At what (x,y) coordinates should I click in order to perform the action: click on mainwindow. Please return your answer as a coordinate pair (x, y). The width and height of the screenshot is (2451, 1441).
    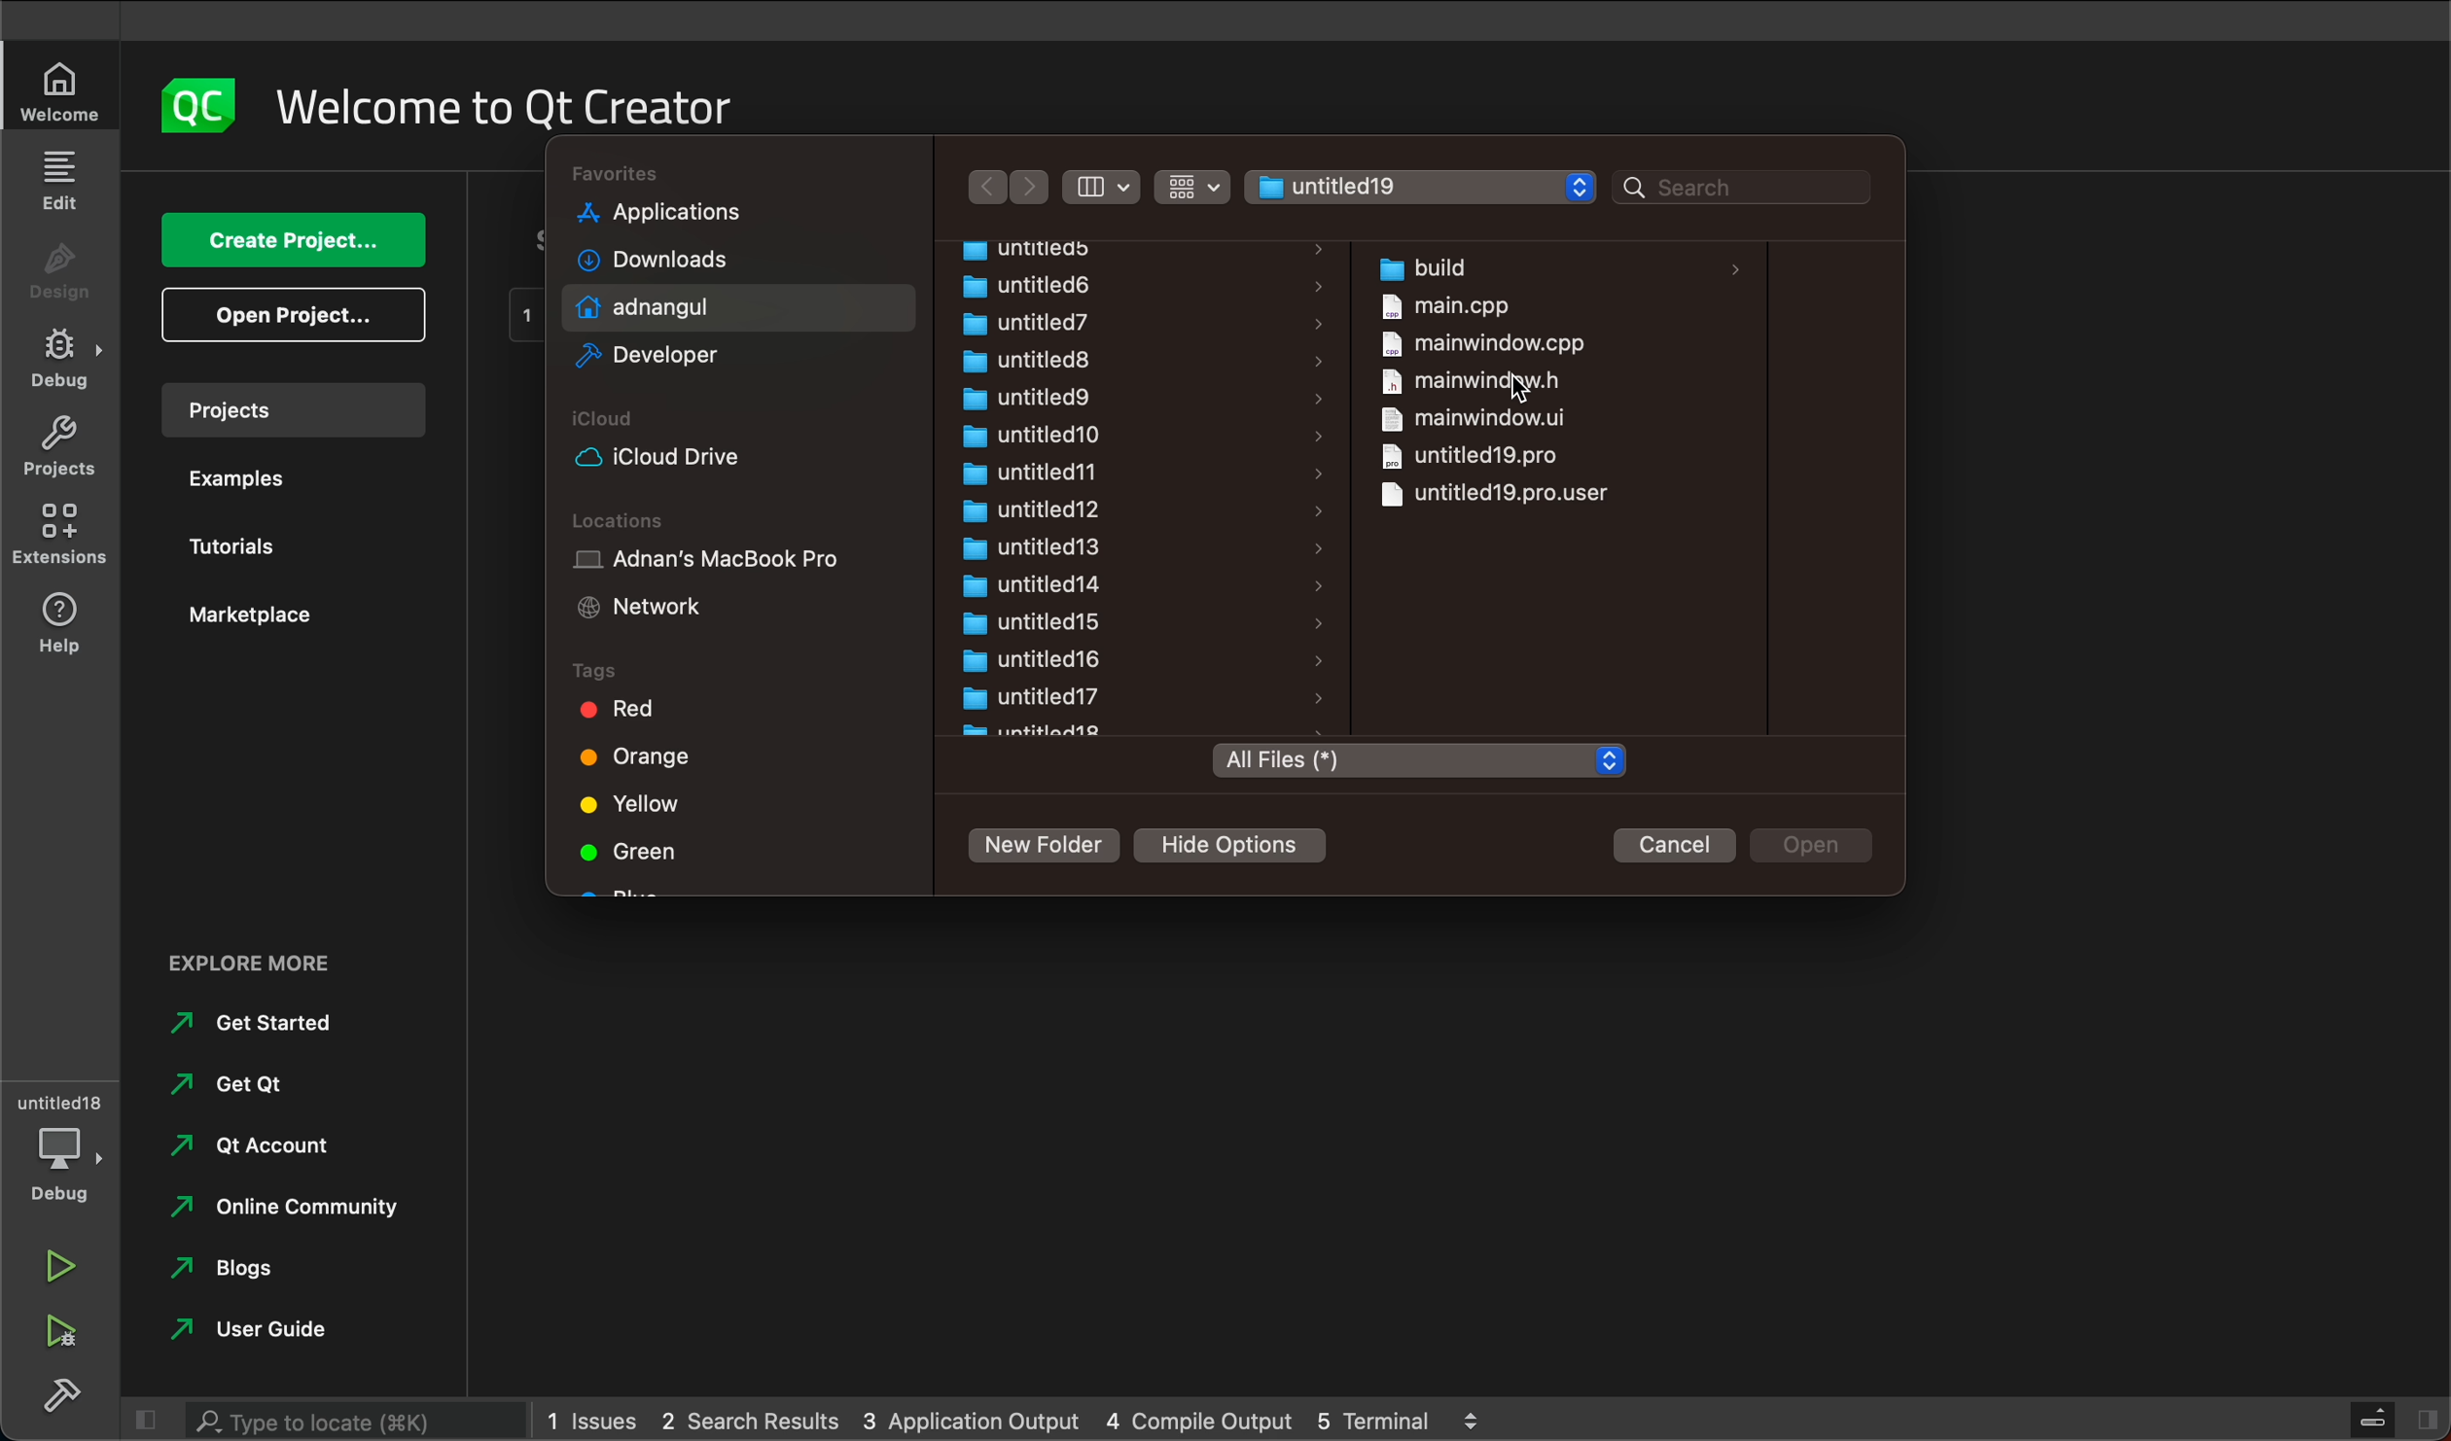
    Looking at the image, I should click on (1478, 381).